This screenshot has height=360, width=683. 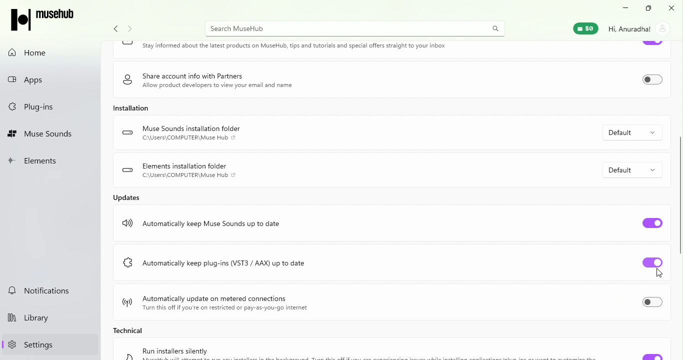 What do you see at coordinates (678, 195) in the screenshot?
I see `scroll bar` at bounding box center [678, 195].